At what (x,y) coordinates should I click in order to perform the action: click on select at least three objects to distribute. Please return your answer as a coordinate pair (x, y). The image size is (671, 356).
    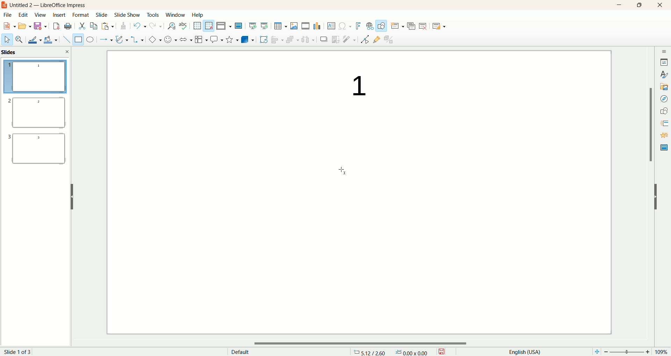
    Looking at the image, I should click on (308, 39).